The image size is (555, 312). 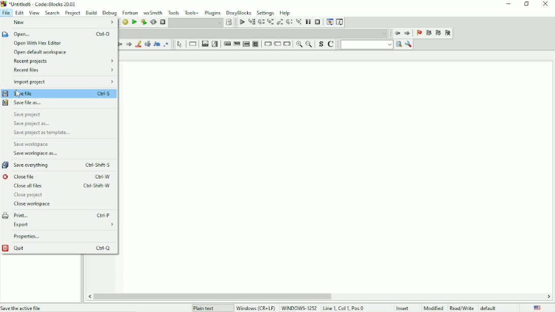 I want to click on View, so click(x=34, y=12).